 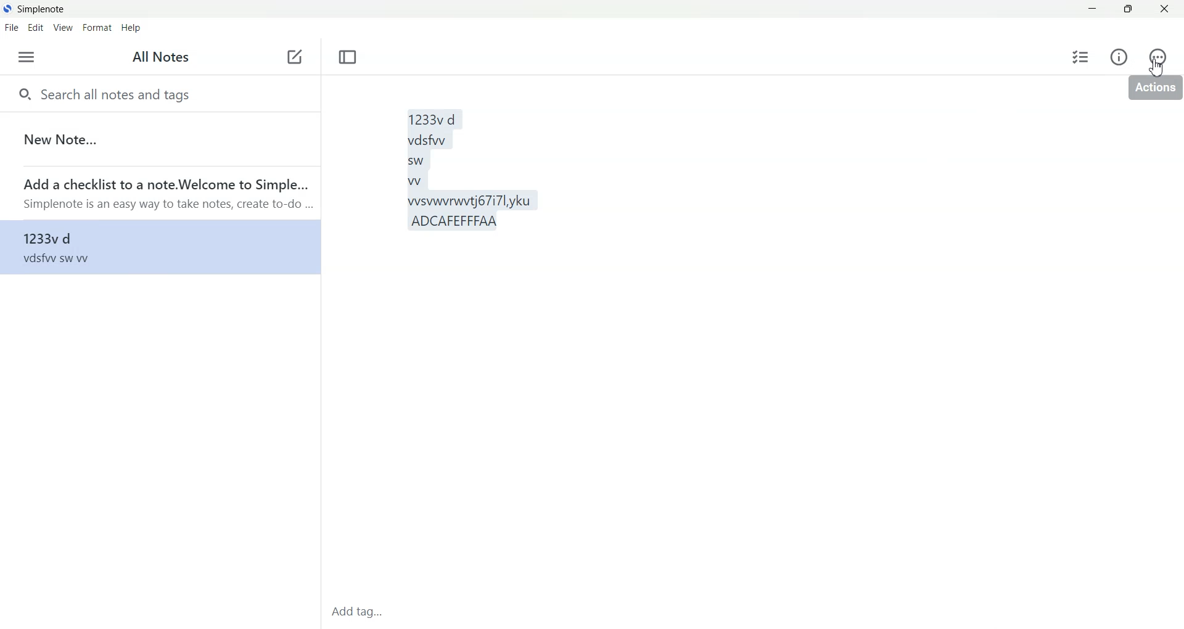 I want to click on All Notes, so click(x=163, y=58).